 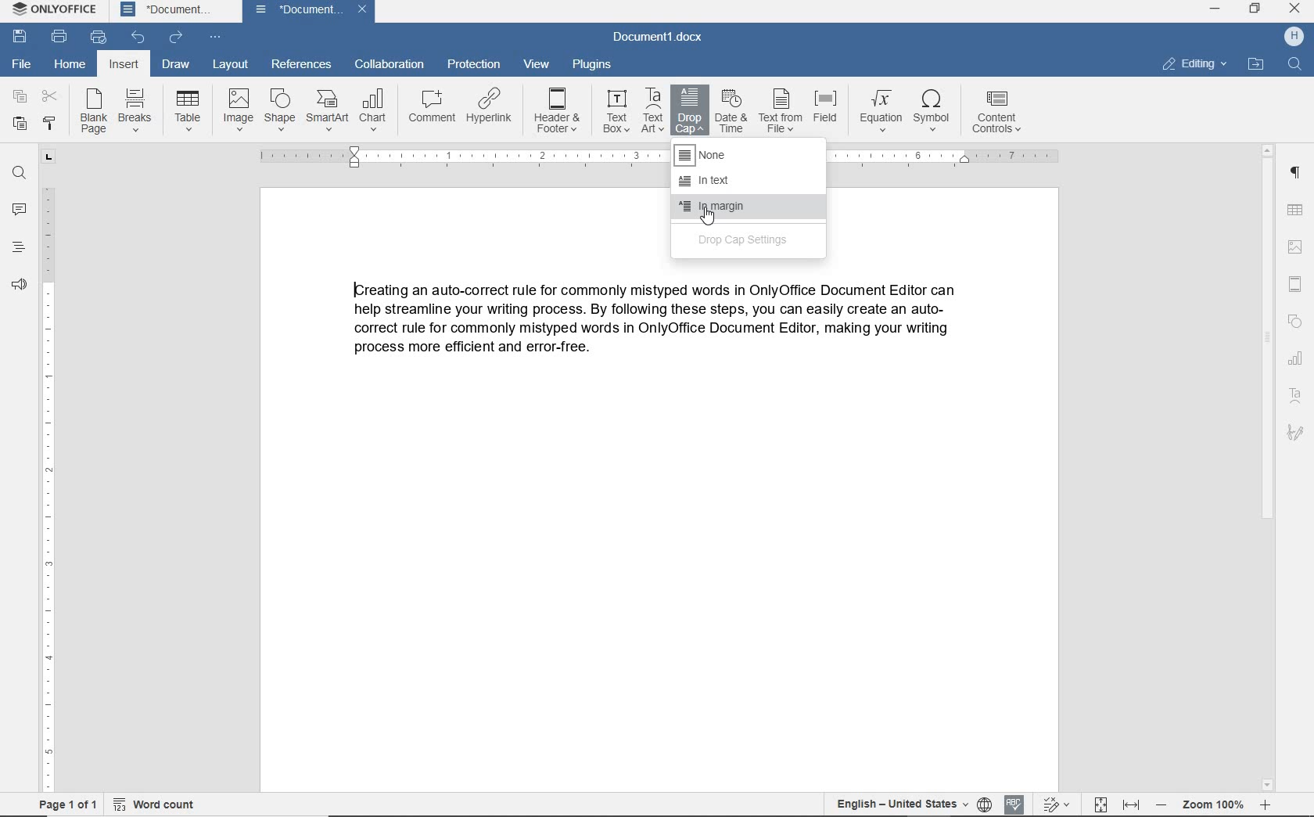 I want to click on in margin, so click(x=749, y=205).